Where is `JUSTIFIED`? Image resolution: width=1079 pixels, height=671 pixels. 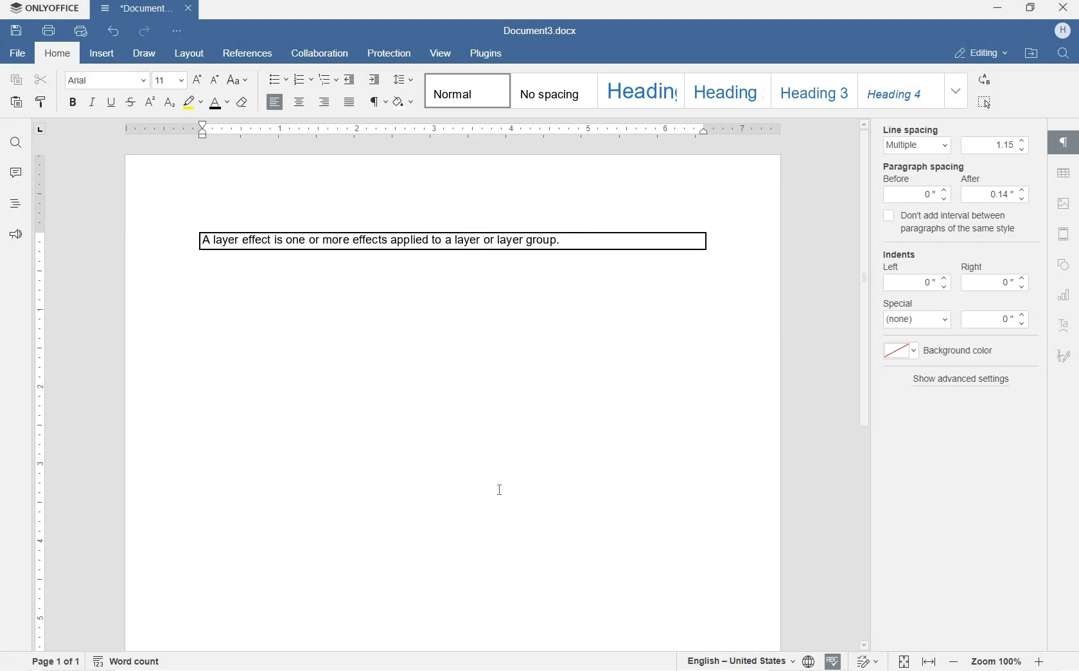
JUSTIFIED is located at coordinates (349, 101).